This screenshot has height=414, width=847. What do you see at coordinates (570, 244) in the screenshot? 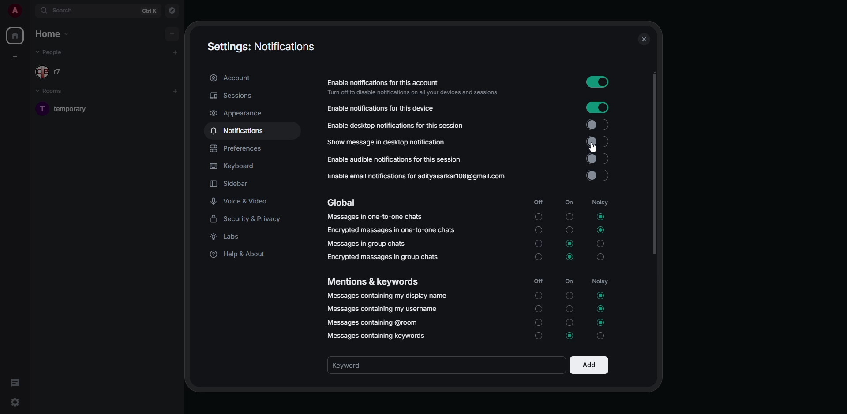
I see `selected` at bounding box center [570, 244].